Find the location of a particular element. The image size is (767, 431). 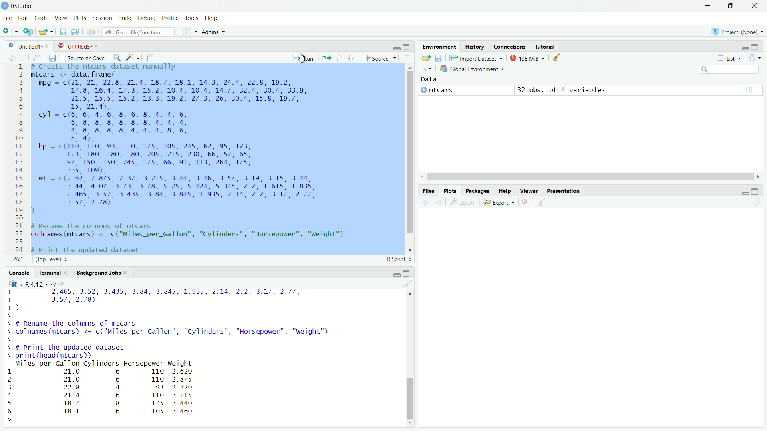

R~ is located at coordinates (427, 68).